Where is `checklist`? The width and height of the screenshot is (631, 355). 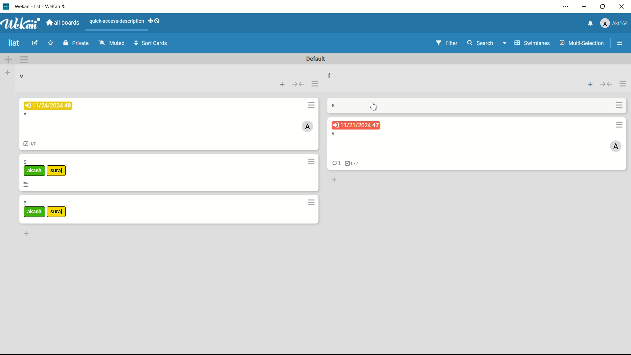
checklist is located at coordinates (32, 145).